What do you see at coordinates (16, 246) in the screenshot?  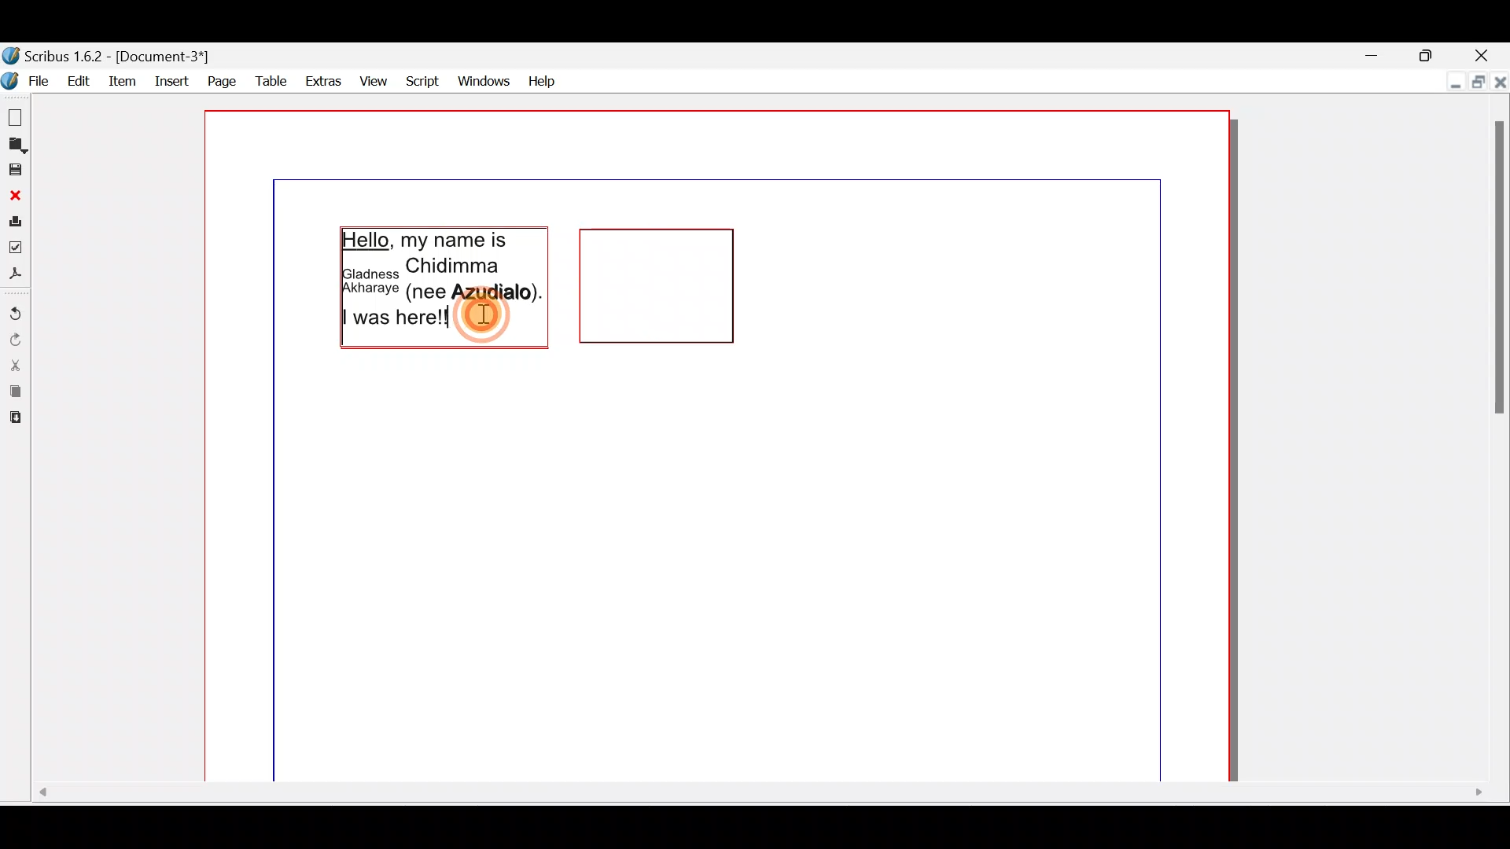 I see `Preflight verifier` at bounding box center [16, 246].